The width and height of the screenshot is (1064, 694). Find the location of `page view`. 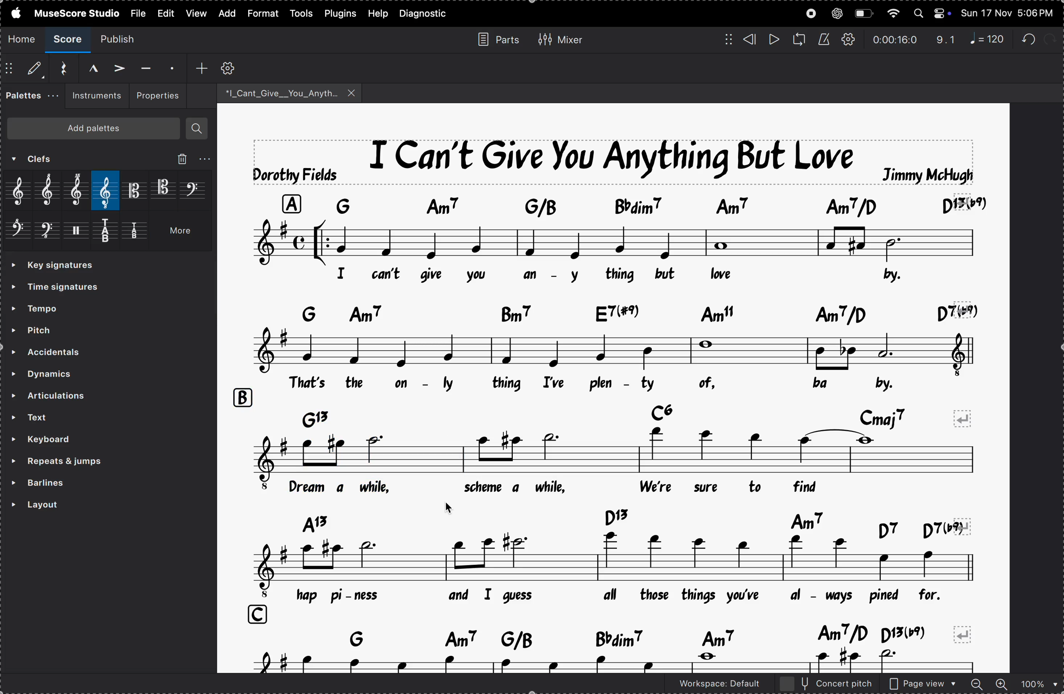

page view is located at coordinates (923, 684).